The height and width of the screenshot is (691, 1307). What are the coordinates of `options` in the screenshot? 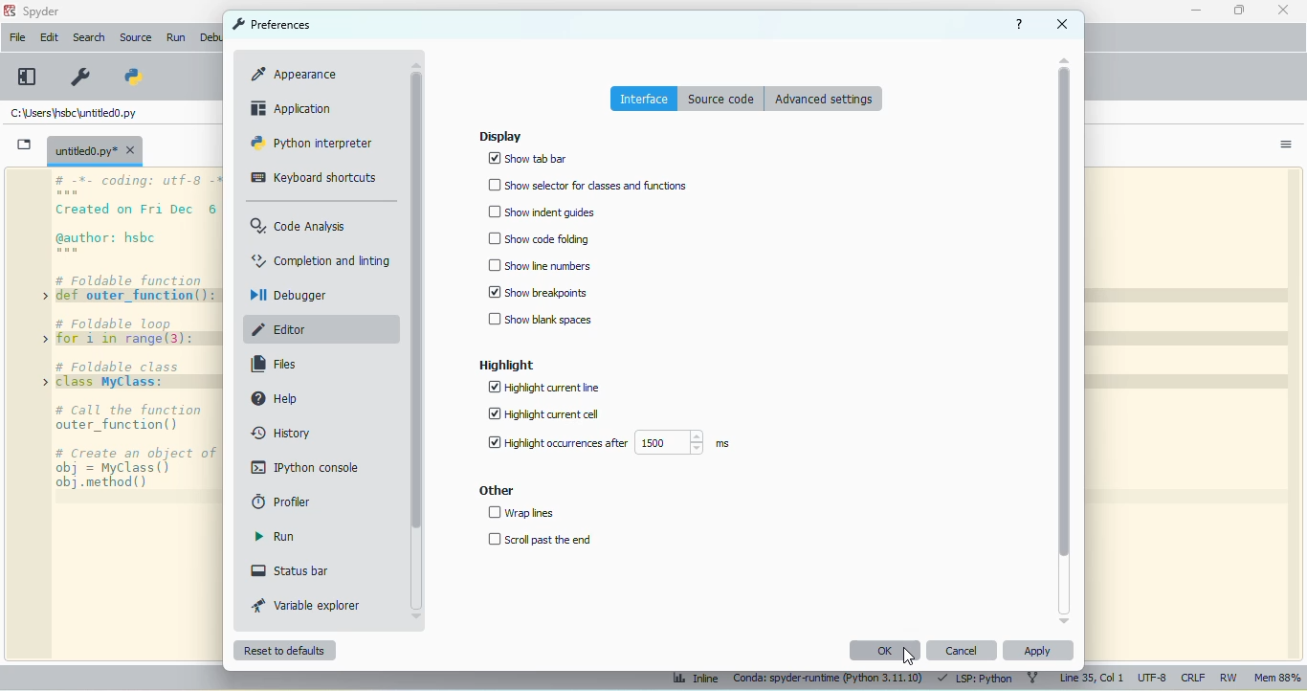 It's located at (1286, 145).